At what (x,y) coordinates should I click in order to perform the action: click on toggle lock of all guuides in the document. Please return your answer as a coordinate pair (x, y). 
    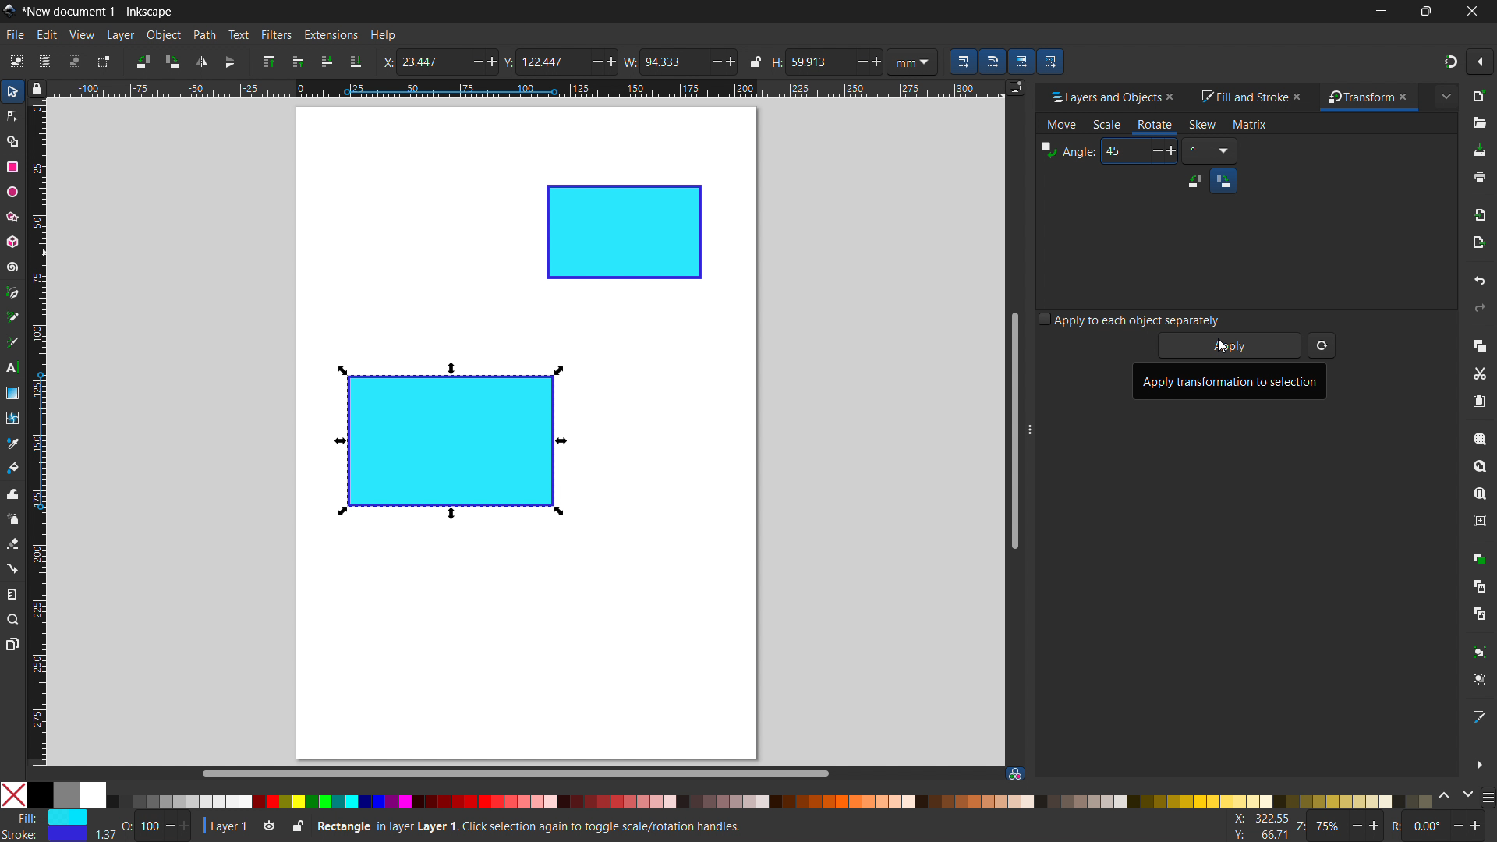
    Looking at the image, I should click on (37, 88).